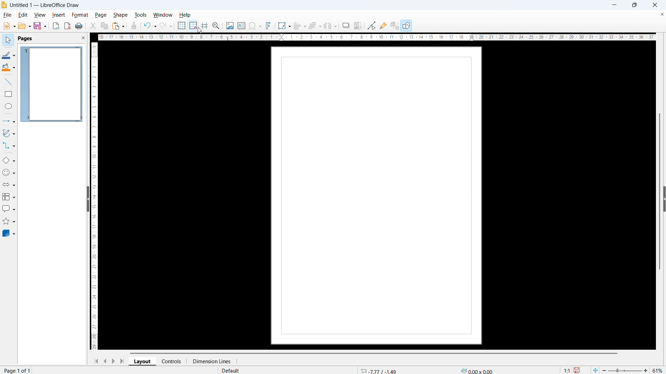 The image size is (666, 374). I want to click on Transformations , so click(284, 25).